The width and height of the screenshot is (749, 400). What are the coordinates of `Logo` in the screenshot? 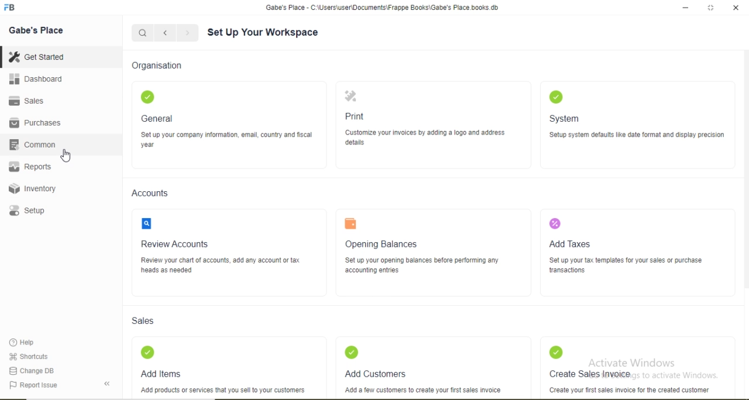 It's located at (350, 96).